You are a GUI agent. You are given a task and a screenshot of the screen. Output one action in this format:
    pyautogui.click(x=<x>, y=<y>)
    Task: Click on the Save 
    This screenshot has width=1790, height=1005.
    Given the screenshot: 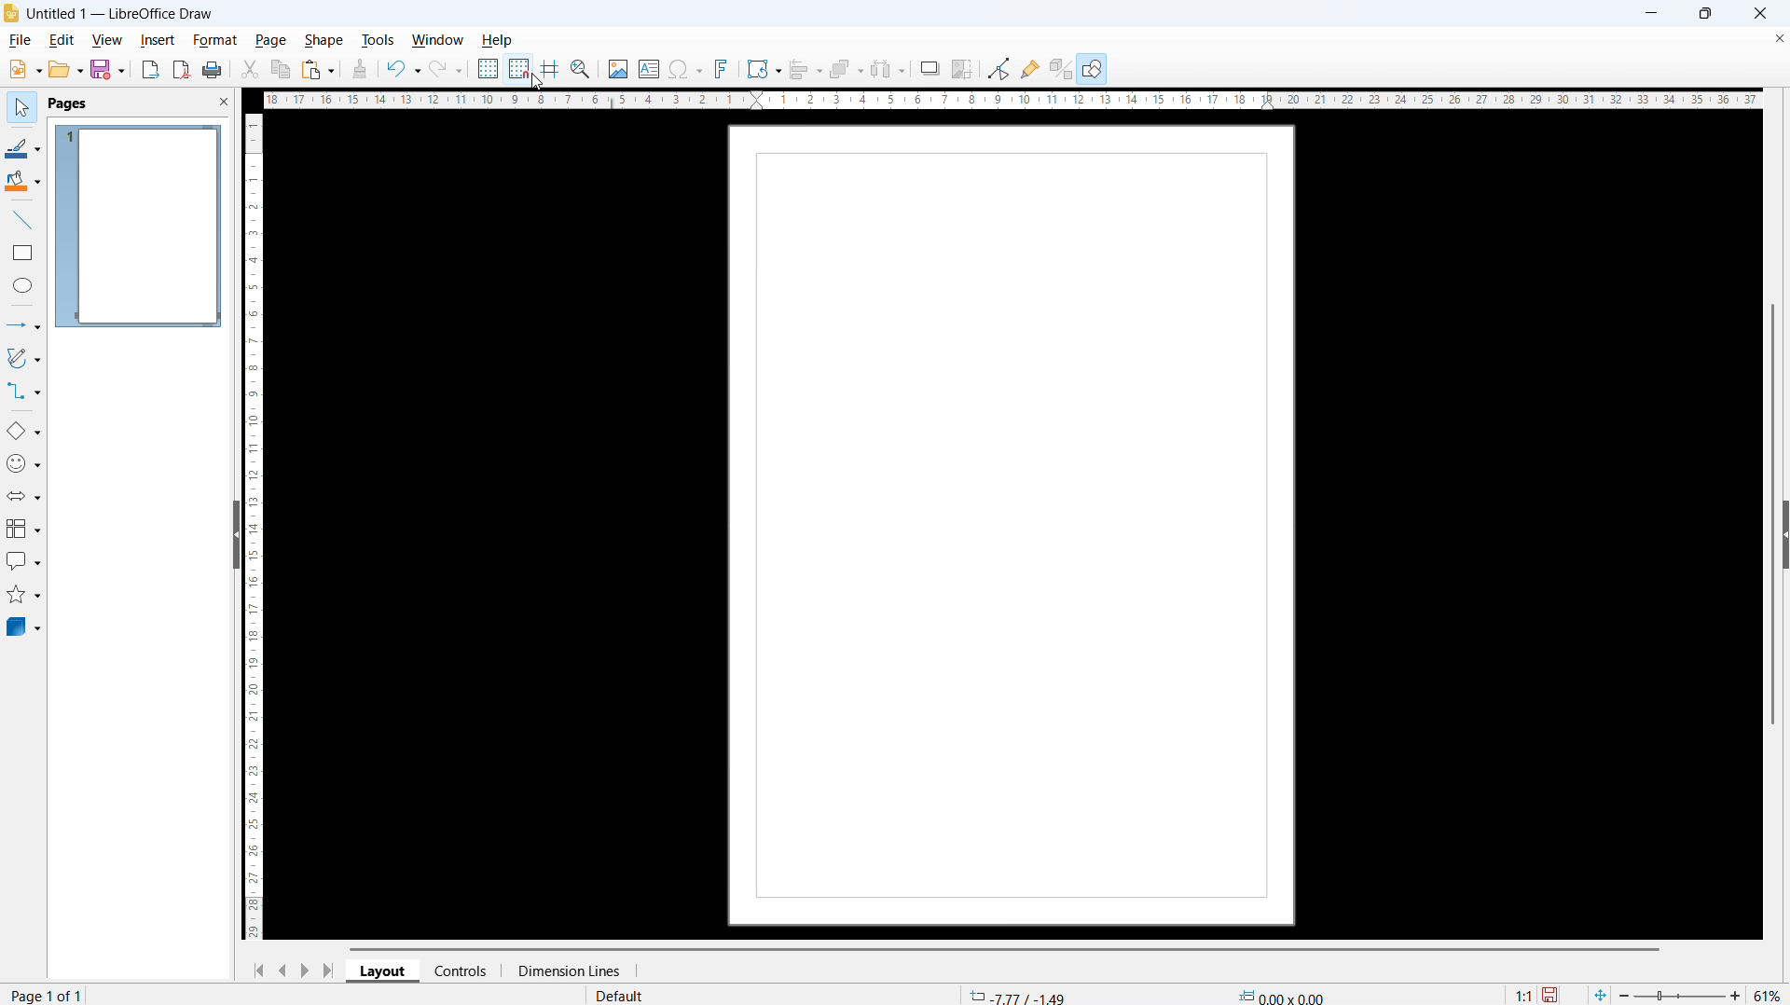 What is the action you would take?
    pyautogui.click(x=109, y=70)
    